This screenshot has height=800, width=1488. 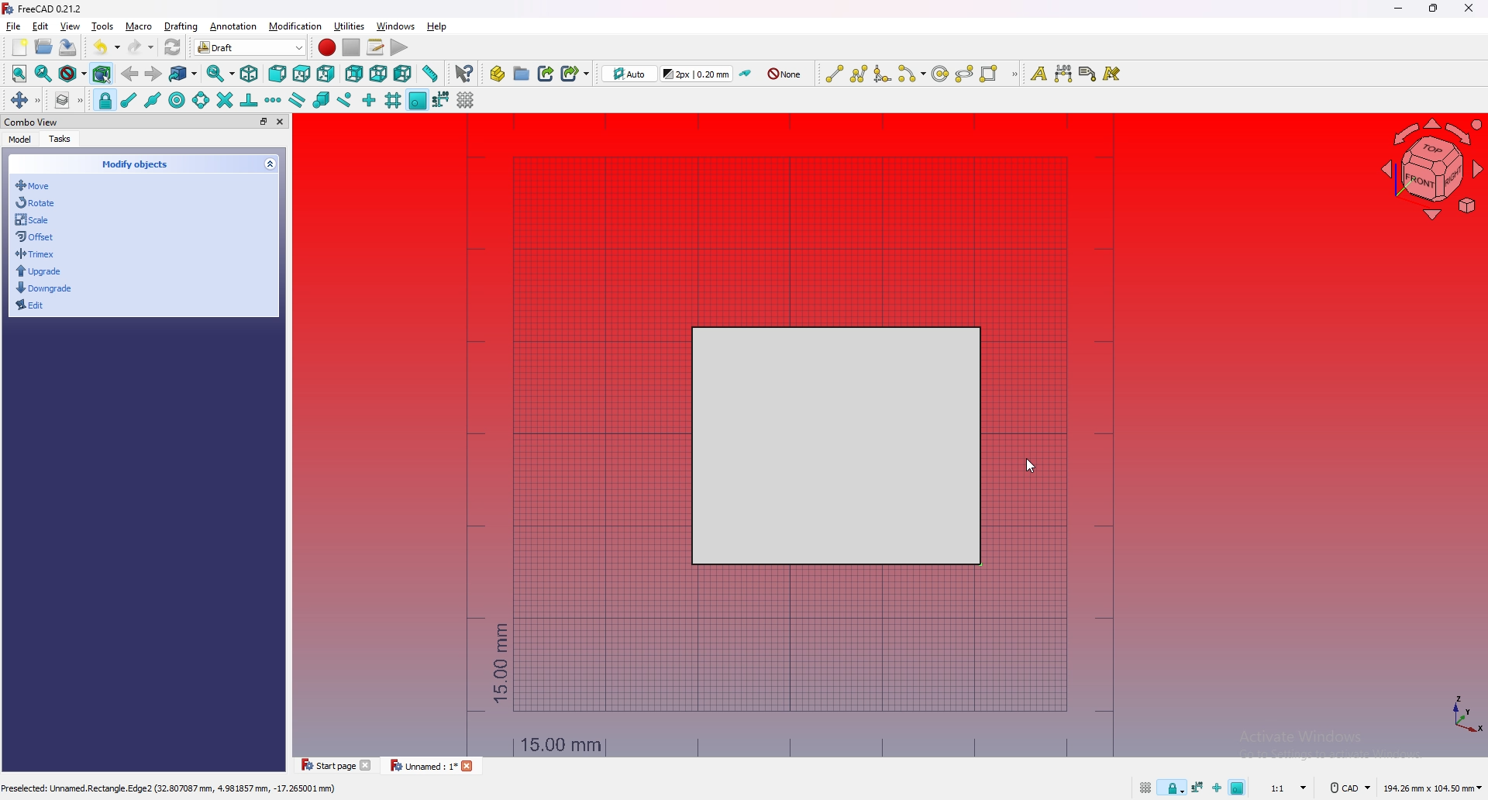 What do you see at coordinates (105, 47) in the screenshot?
I see `undo` at bounding box center [105, 47].